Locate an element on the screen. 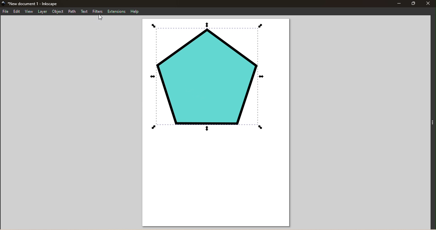 The height and width of the screenshot is (230, 436). View is located at coordinates (28, 11).